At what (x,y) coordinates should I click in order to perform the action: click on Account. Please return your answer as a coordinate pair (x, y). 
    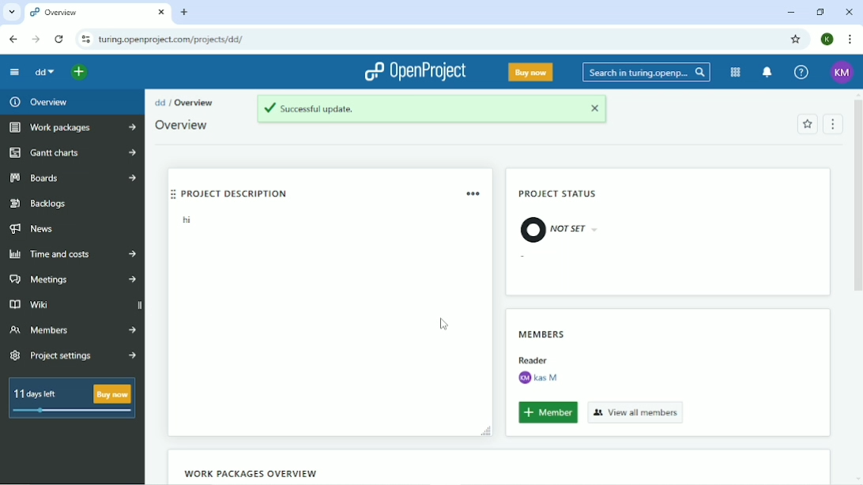
    Looking at the image, I should click on (827, 39).